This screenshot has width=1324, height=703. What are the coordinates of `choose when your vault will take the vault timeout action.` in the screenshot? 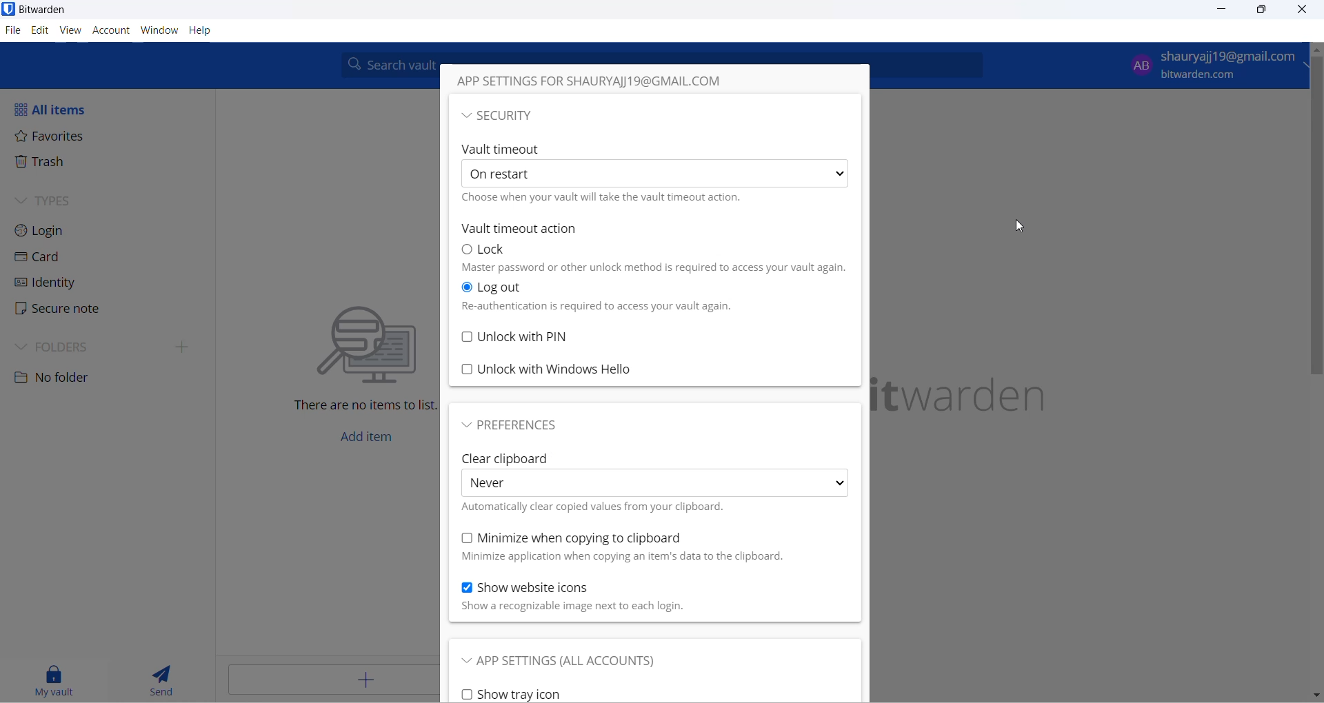 It's located at (654, 198).